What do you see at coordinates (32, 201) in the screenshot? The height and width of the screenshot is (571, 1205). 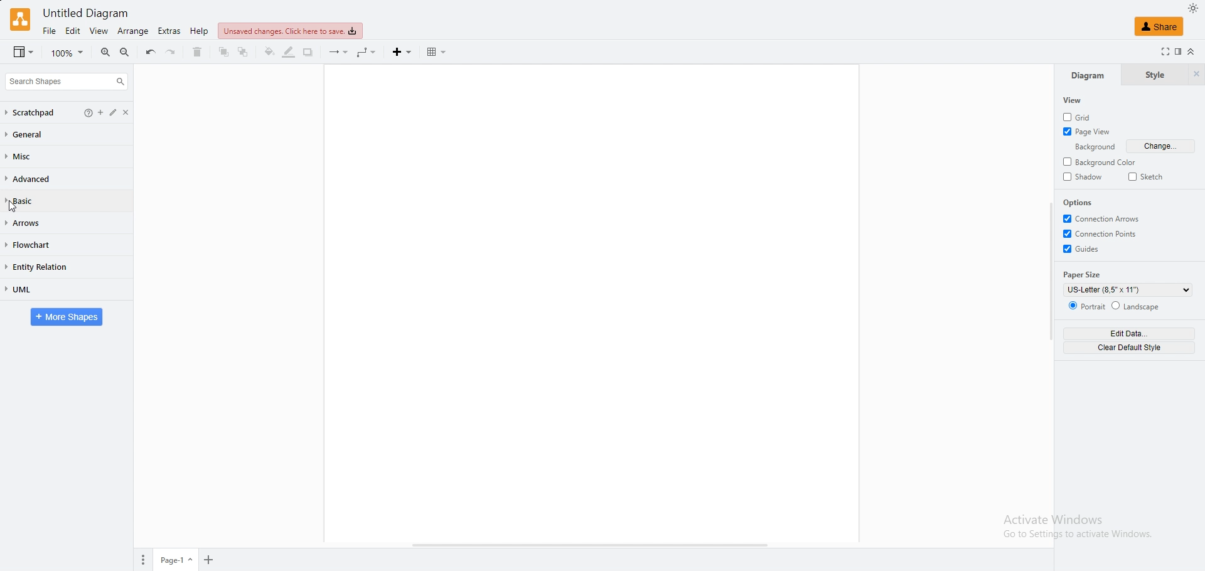 I see `basic` at bounding box center [32, 201].